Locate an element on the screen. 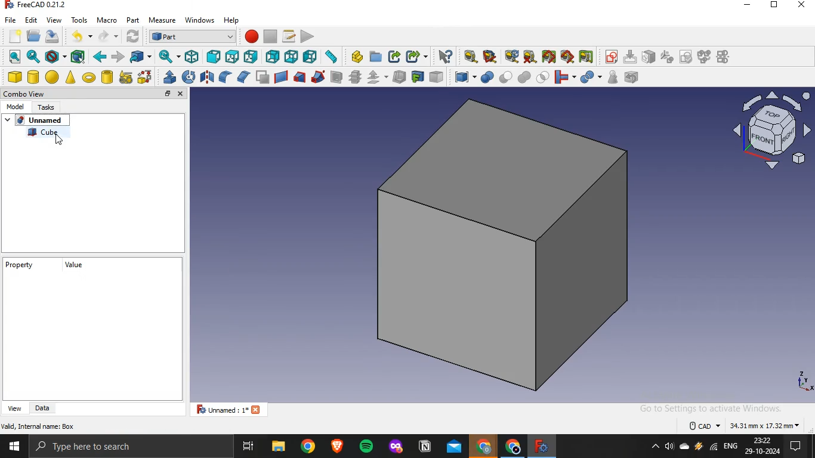  boolean is located at coordinates (487, 77).